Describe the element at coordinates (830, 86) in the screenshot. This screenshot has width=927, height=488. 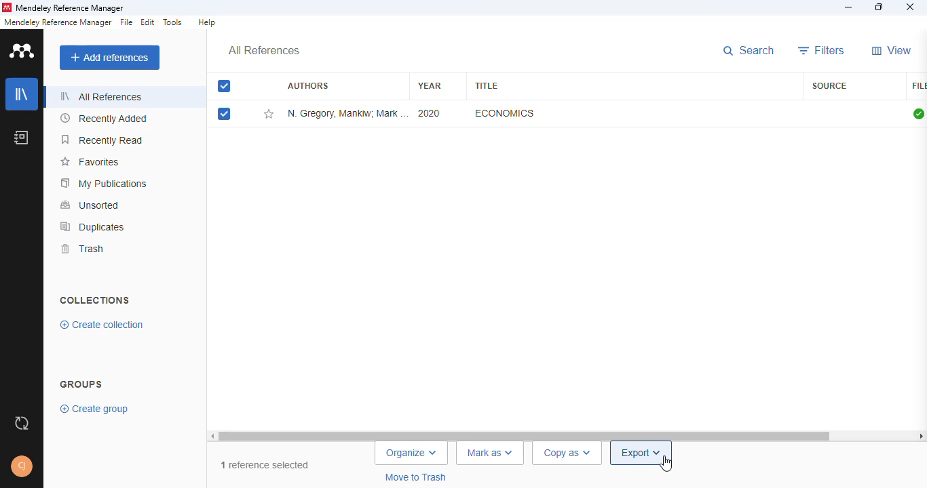
I see `source` at that location.